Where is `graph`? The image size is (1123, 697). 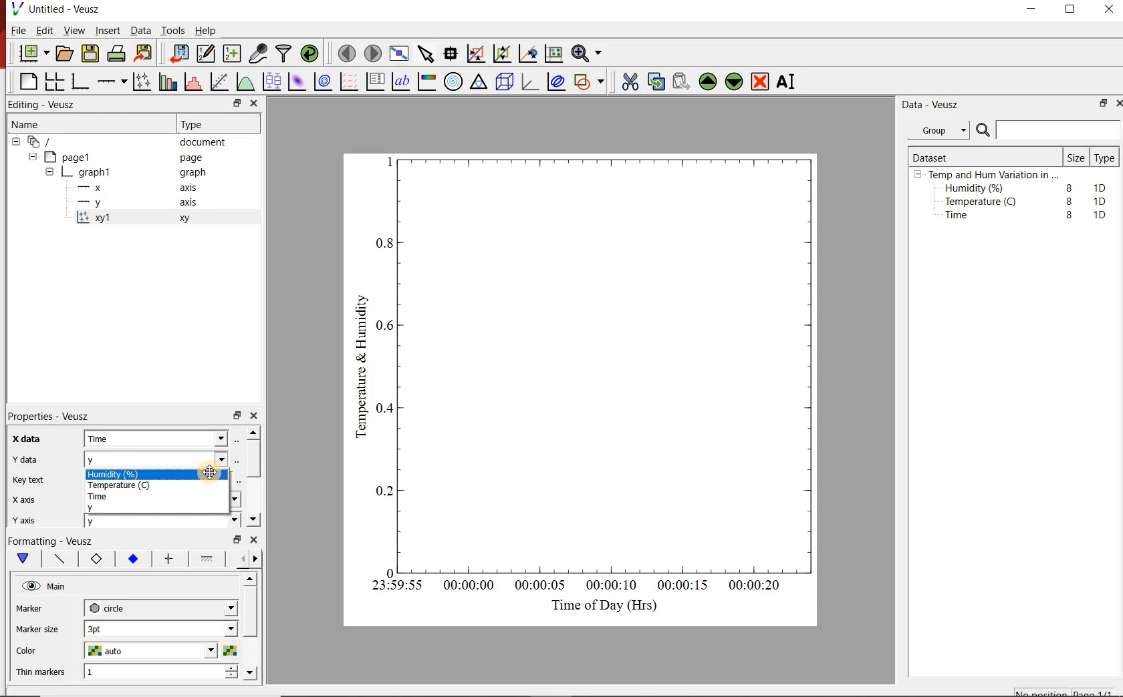
graph is located at coordinates (193, 174).